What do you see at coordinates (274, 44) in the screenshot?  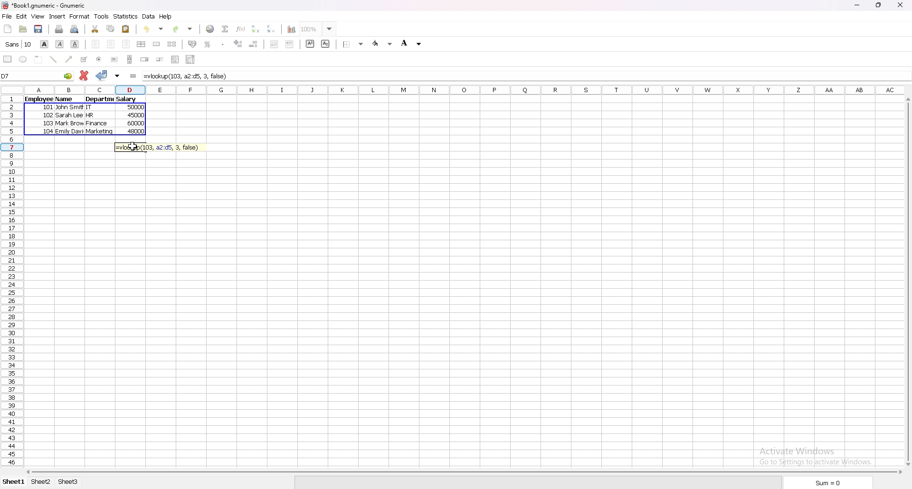 I see `decrease indent` at bounding box center [274, 44].